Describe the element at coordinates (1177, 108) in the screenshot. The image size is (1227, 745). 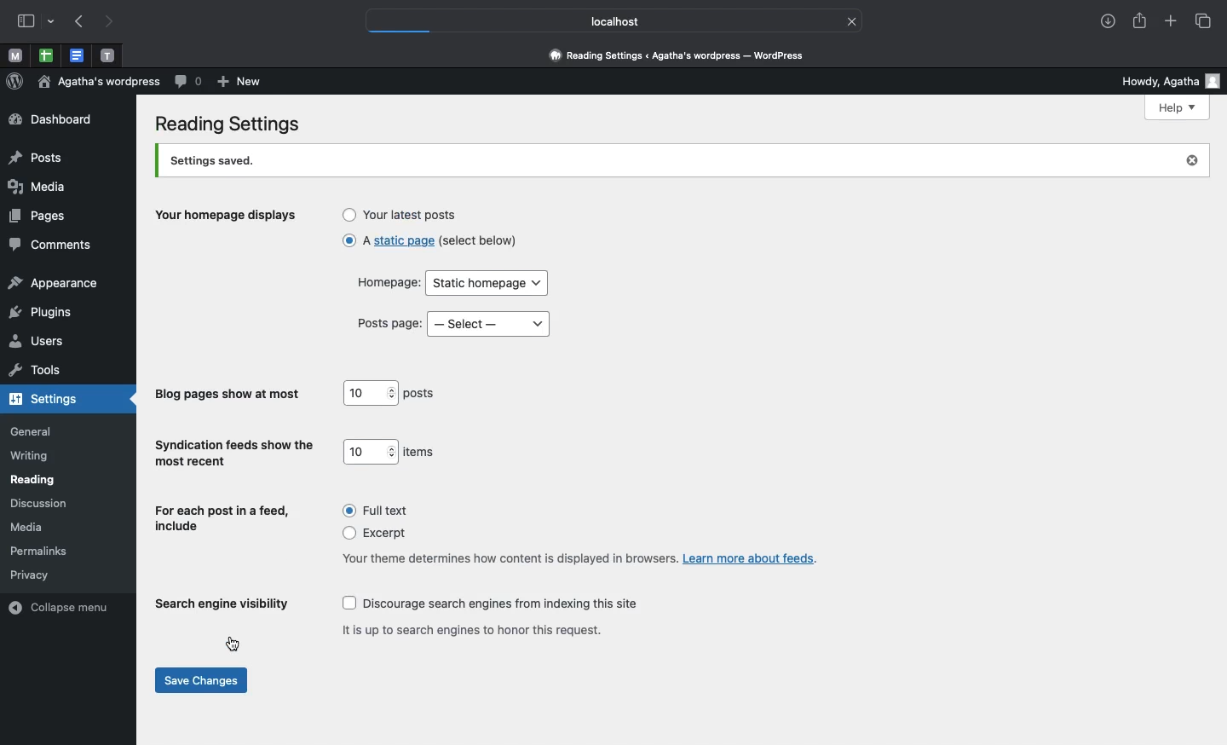
I see `Help` at that location.